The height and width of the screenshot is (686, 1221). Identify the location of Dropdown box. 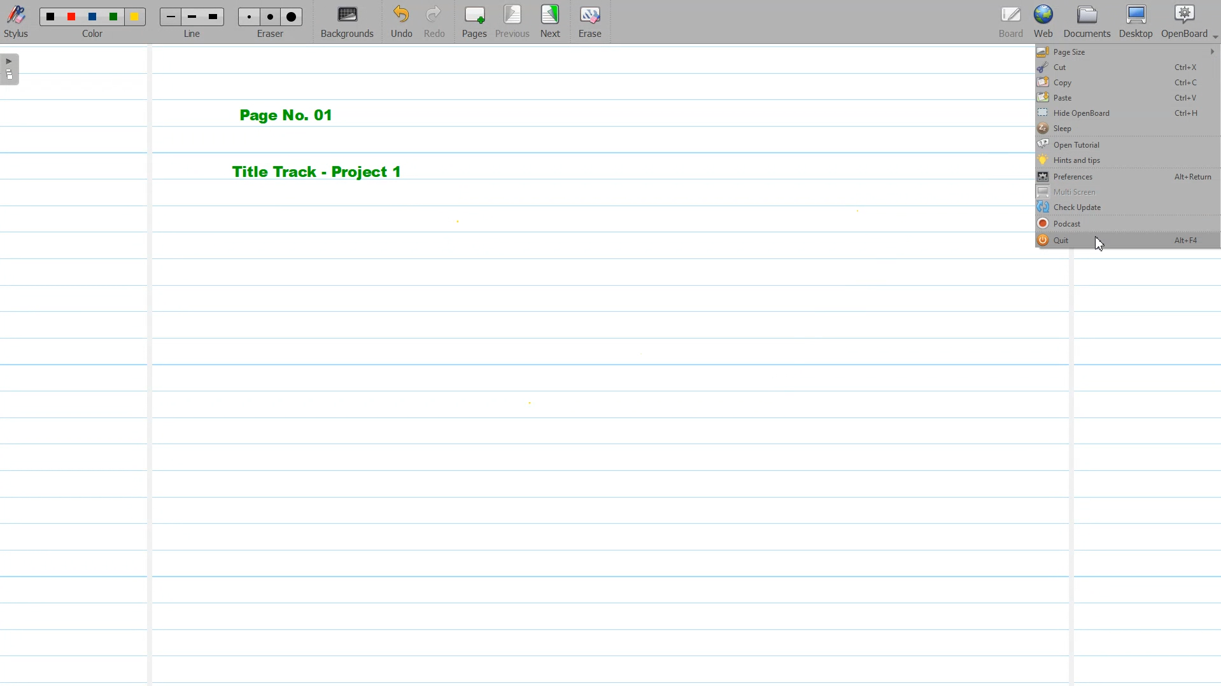
(1213, 39).